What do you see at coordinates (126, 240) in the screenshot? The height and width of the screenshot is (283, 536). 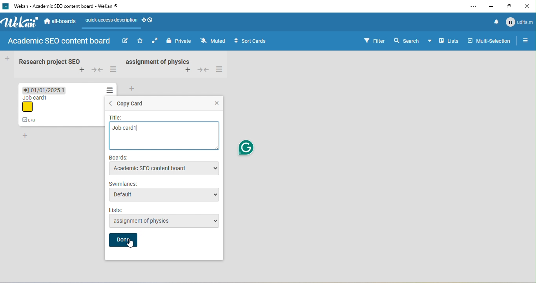 I see `done` at bounding box center [126, 240].